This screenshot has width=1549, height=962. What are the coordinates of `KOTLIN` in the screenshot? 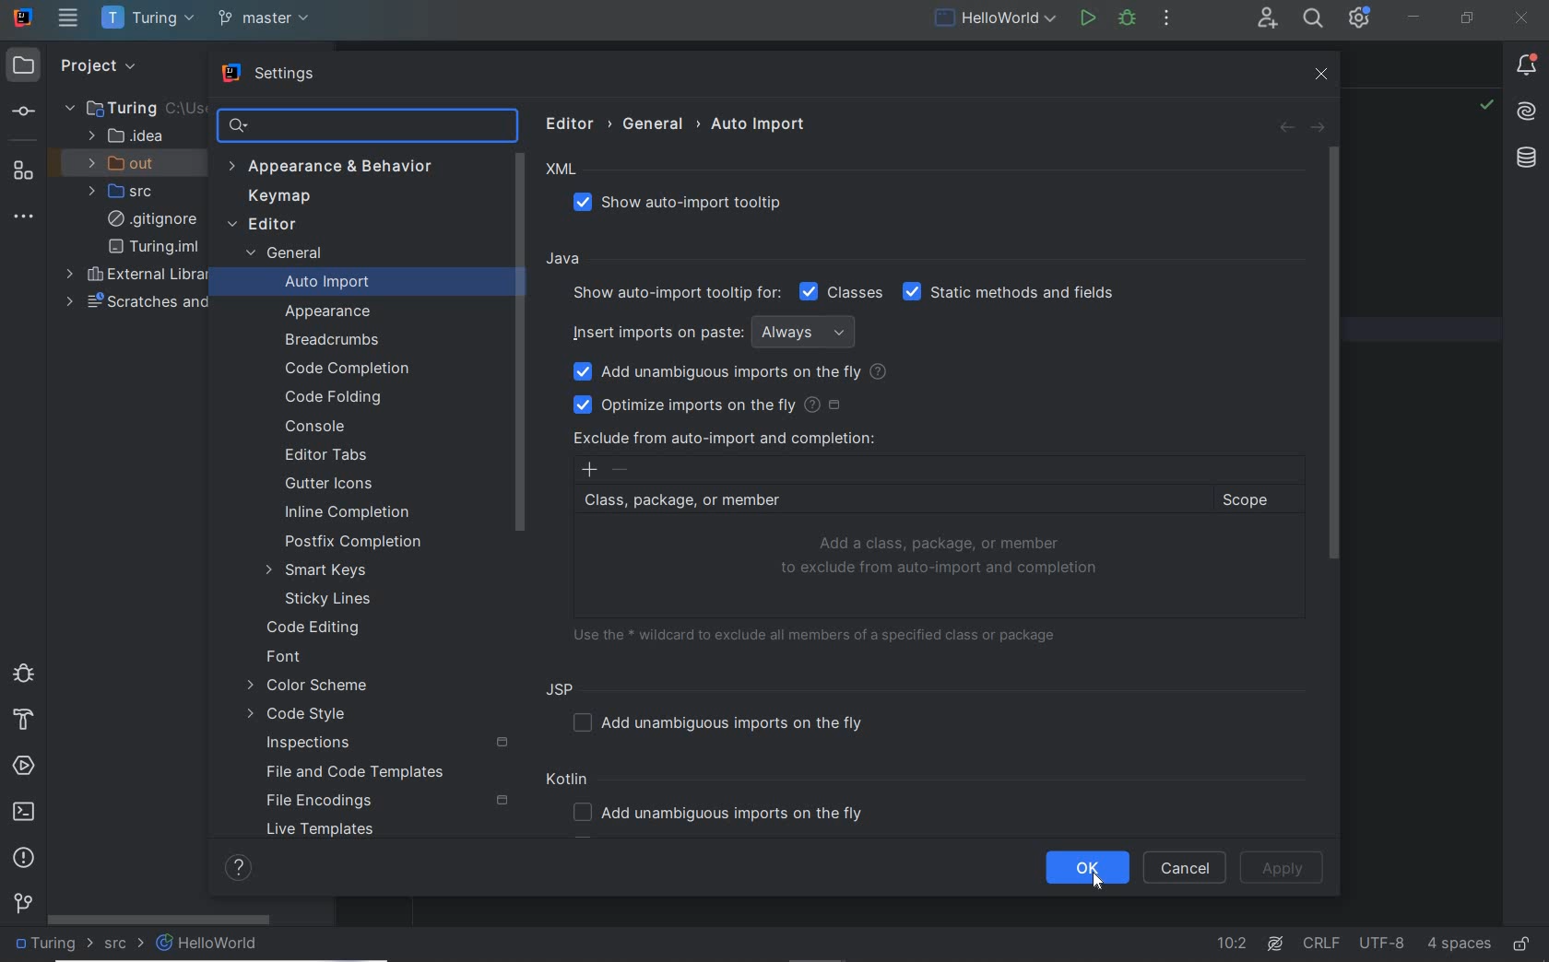 It's located at (571, 781).